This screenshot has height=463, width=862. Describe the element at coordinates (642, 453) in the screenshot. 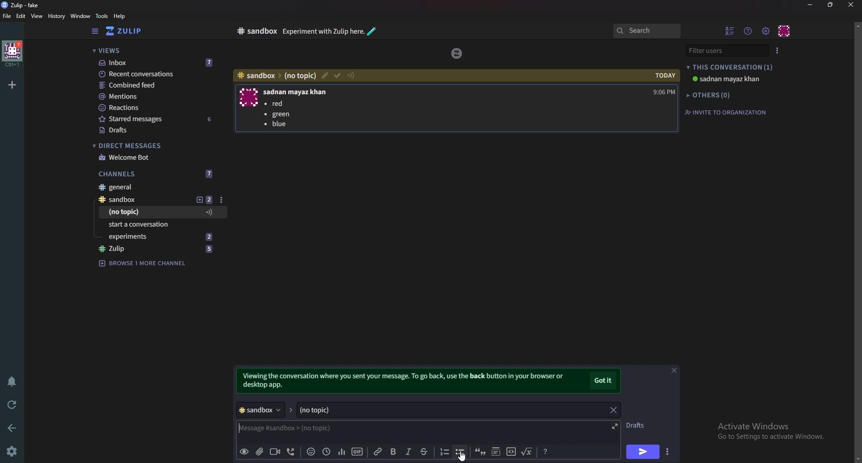

I see `send` at that location.